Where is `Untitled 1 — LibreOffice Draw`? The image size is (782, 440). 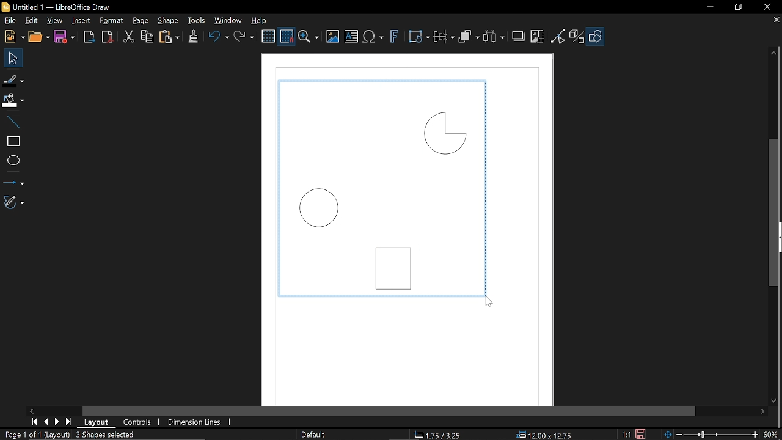
Untitled 1 — LibreOffice Draw is located at coordinates (68, 7).